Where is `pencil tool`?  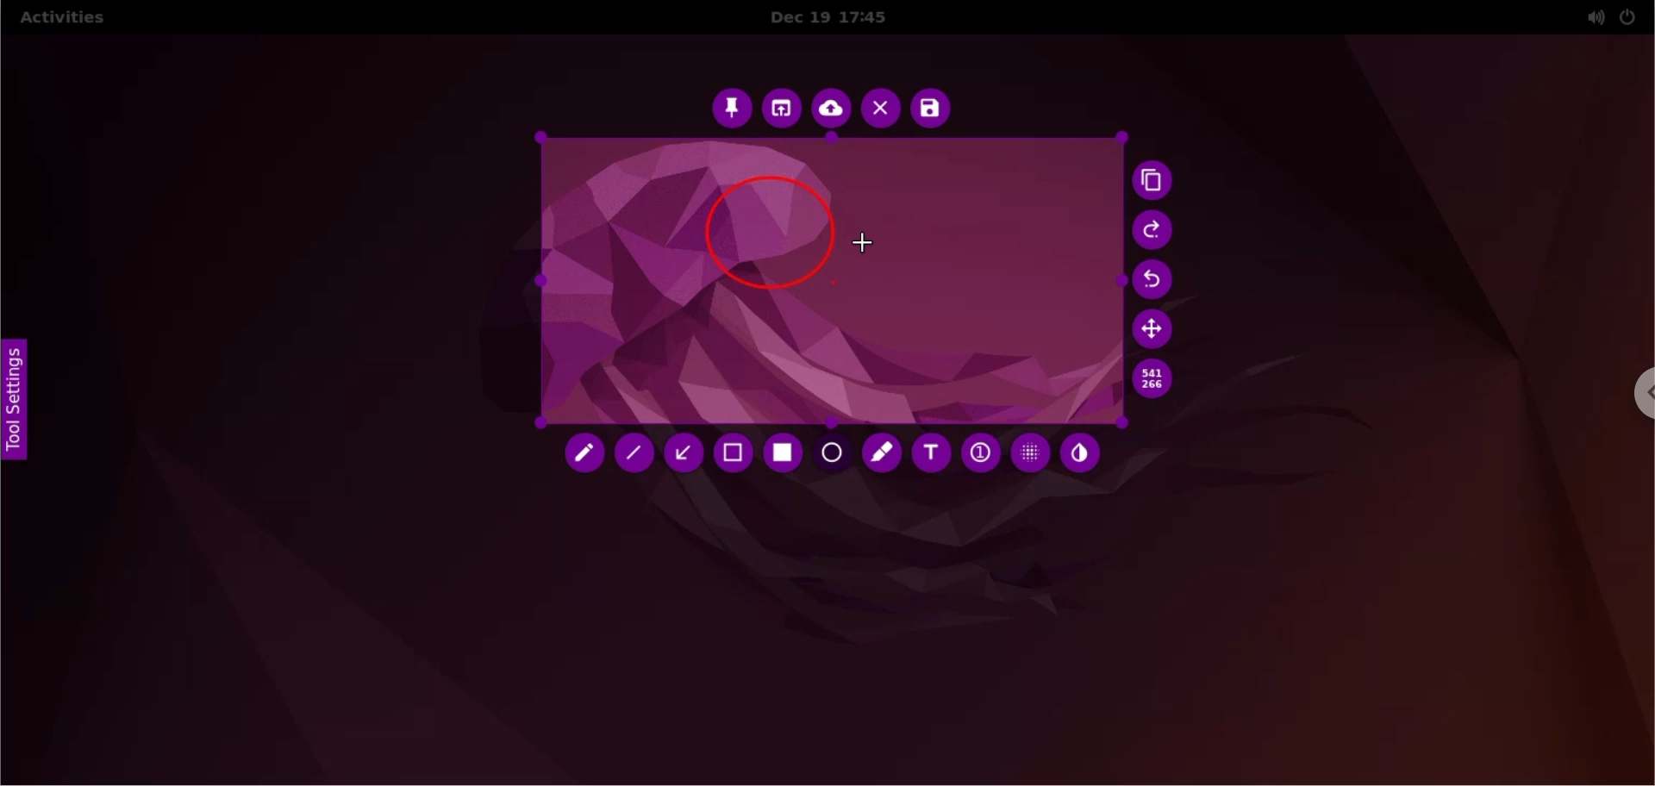 pencil tool is located at coordinates (585, 457).